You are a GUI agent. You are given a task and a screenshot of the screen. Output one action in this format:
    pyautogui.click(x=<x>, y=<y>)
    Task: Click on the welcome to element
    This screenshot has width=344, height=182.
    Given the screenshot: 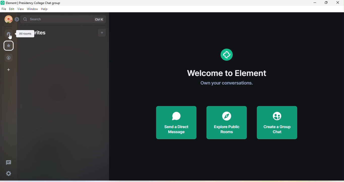 What is the action you would take?
    pyautogui.click(x=227, y=73)
    